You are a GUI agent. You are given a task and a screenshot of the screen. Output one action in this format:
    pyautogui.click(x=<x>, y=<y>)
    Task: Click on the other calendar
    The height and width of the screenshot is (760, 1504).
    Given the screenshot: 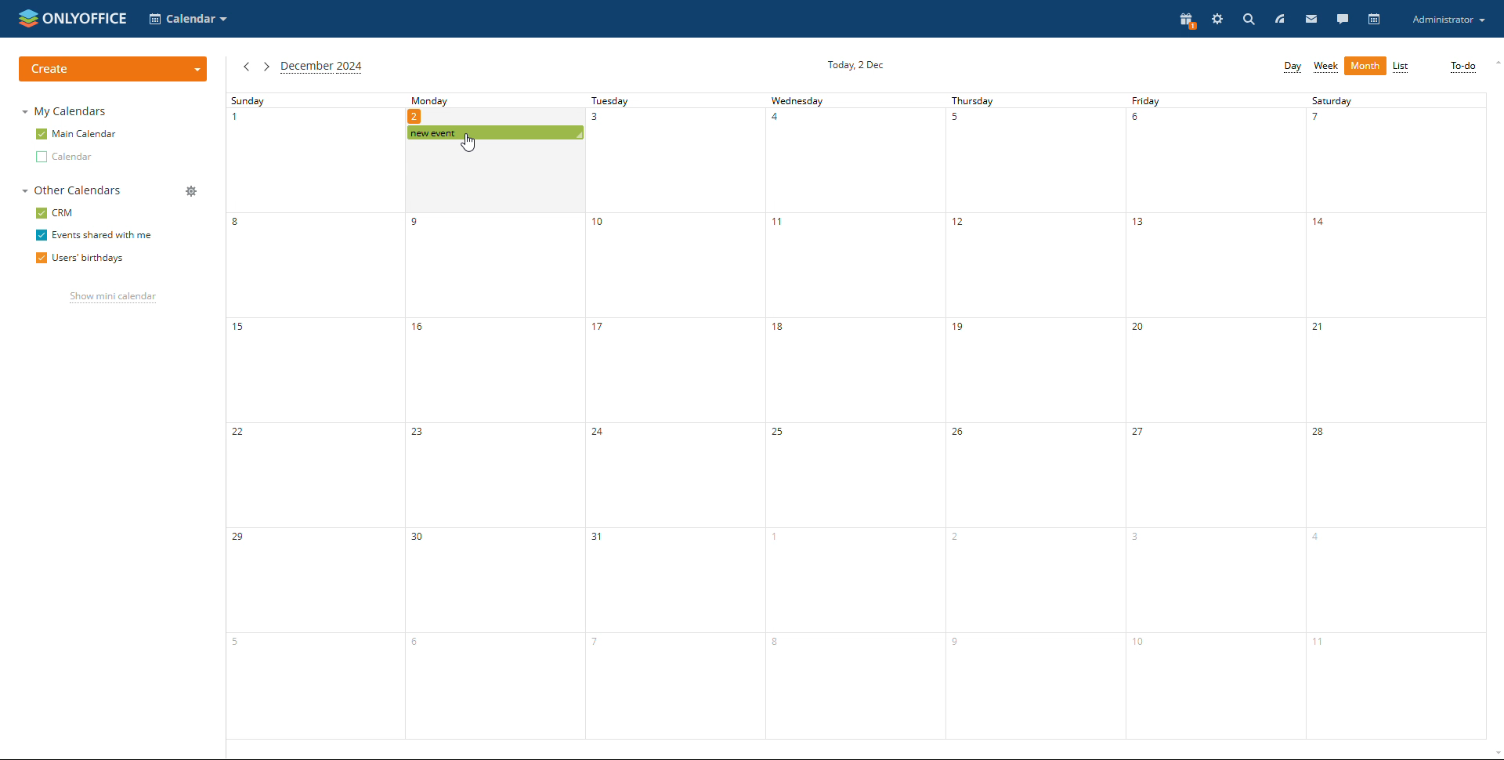 What is the action you would take?
    pyautogui.click(x=63, y=158)
    